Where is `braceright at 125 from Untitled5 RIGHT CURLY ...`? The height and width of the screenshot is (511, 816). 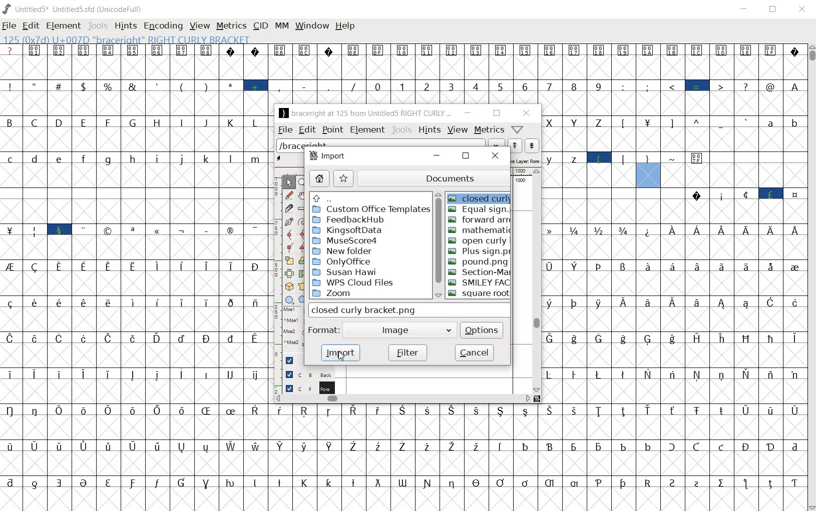
braceright at 125 from Untitled5 RIGHT CURLY ... is located at coordinates (365, 114).